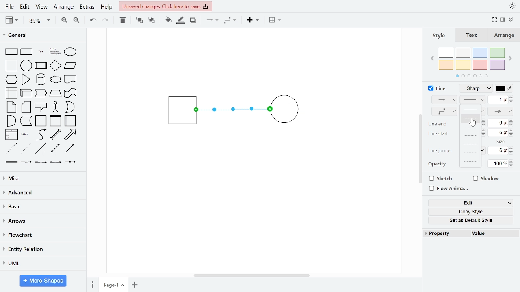  Describe the element at coordinates (471, 220) in the screenshot. I see `set as default style` at that location.